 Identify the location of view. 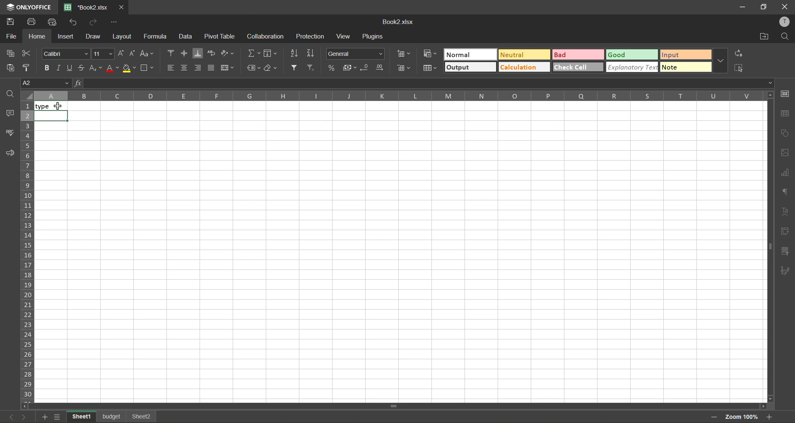
(343, 37).